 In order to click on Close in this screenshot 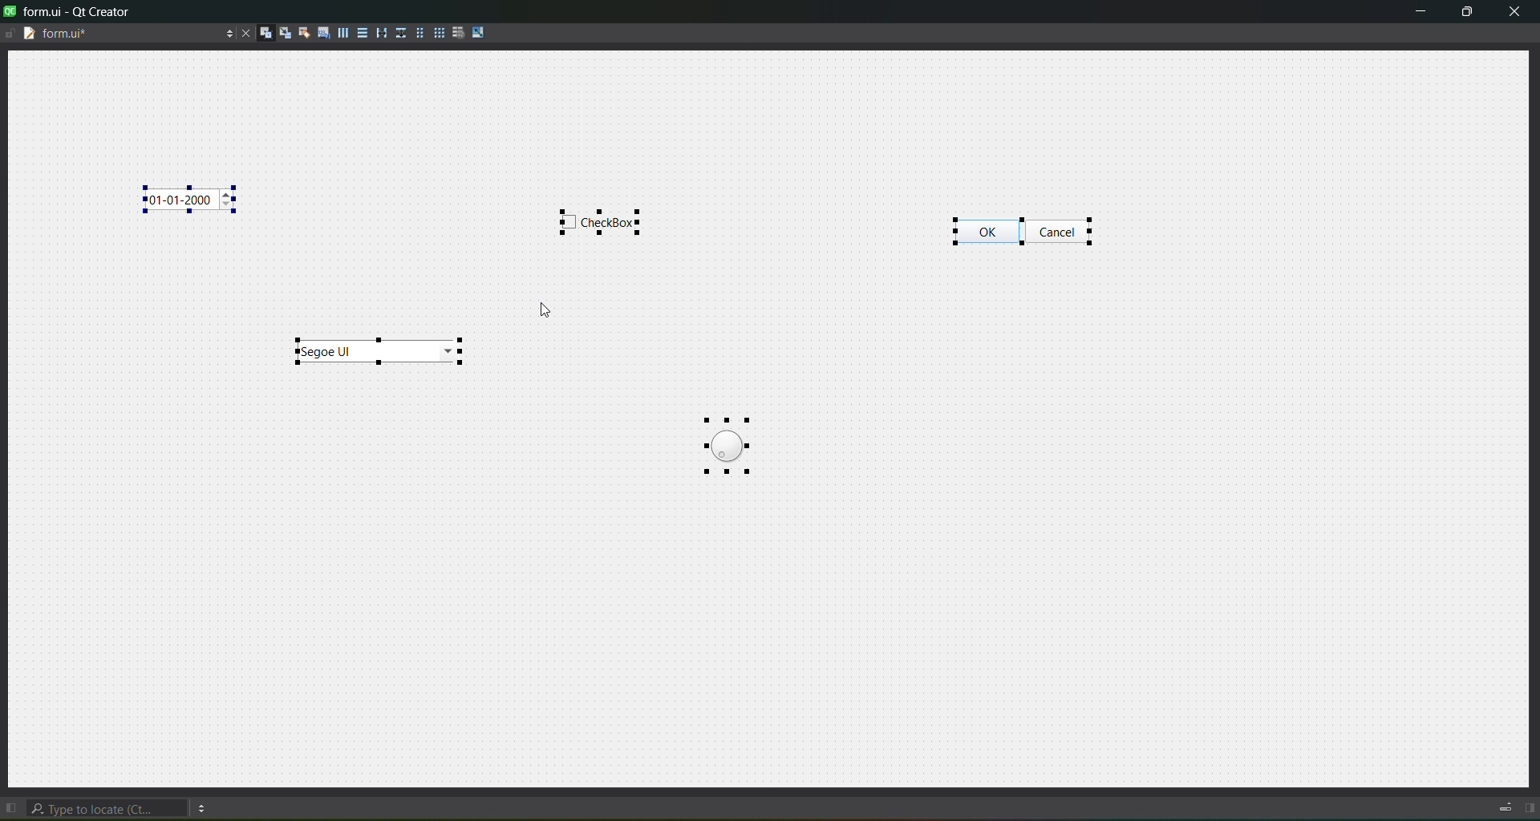, I will do `click(1514, 12)`.